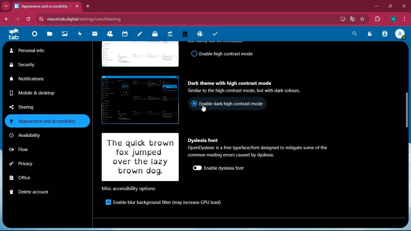  What do you see at coordinates (66, 33) in the screenshot?
I see `images` at bounding box center [66, 33].